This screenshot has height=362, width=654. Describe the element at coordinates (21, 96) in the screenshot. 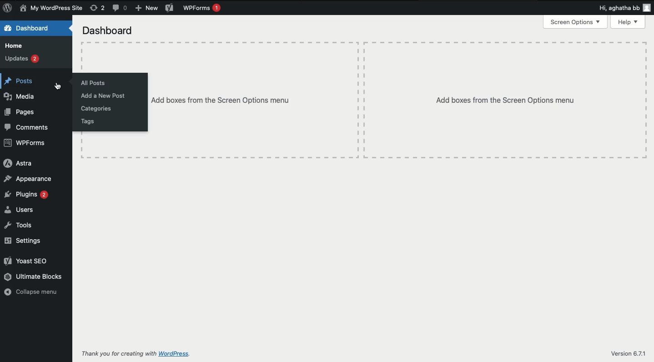

I see `Media` at that location.